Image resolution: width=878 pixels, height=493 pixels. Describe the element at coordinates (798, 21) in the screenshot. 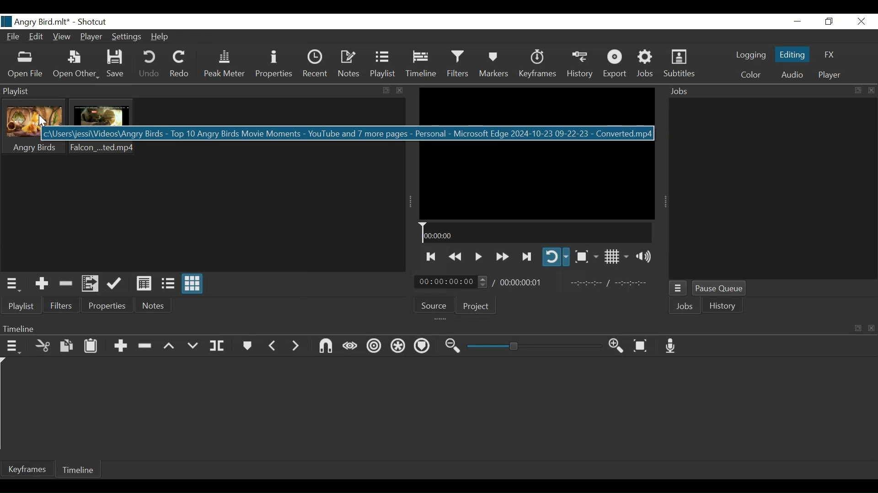

I see `Minimize` at that location.